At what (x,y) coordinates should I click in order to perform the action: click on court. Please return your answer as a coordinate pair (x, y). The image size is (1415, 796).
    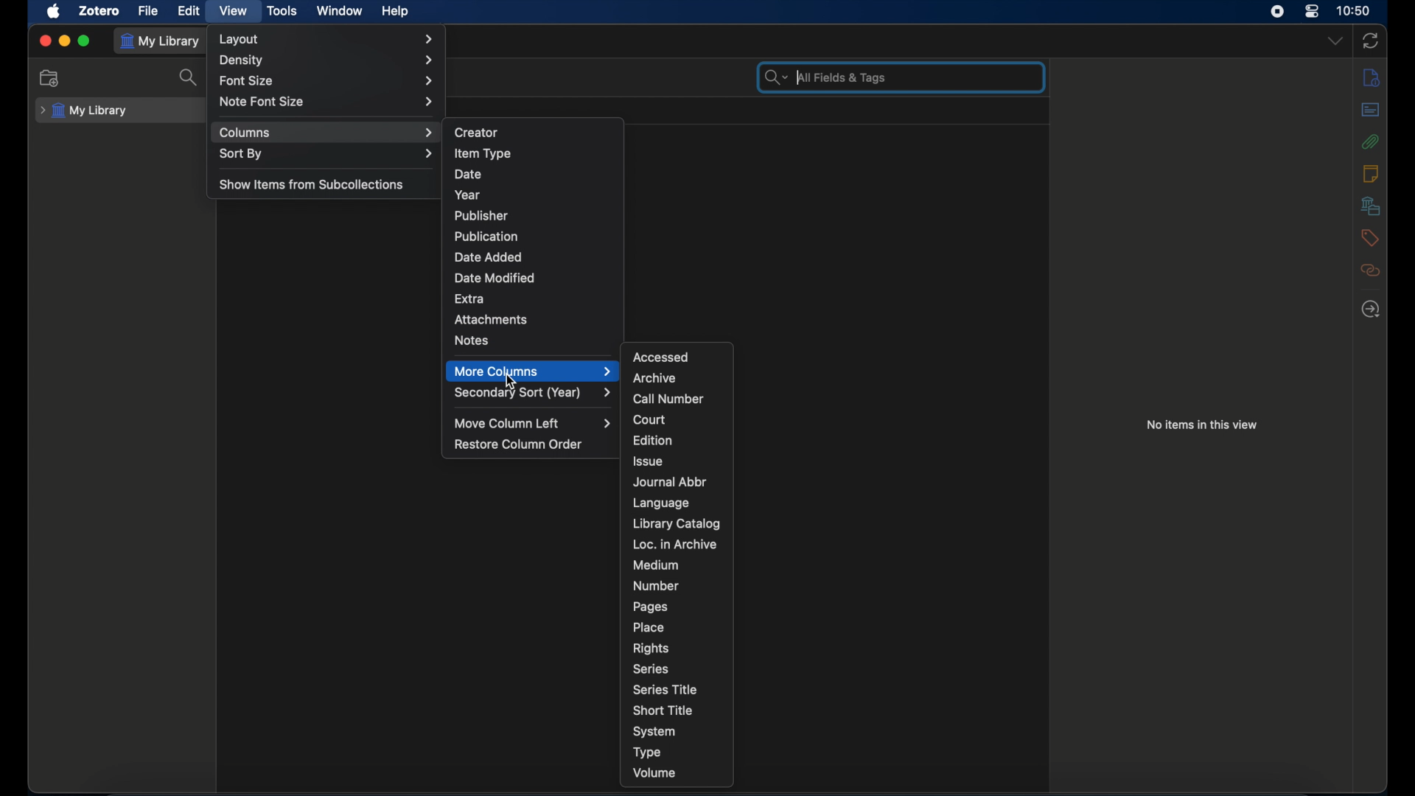
    Looking at the image, I should click on (649, 419).